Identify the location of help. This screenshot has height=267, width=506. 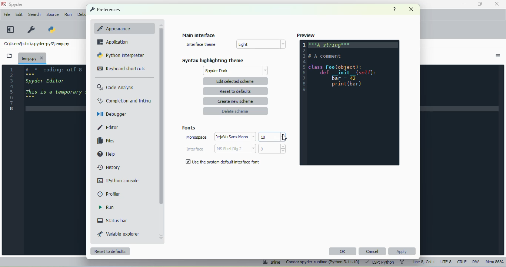
(106, 153).